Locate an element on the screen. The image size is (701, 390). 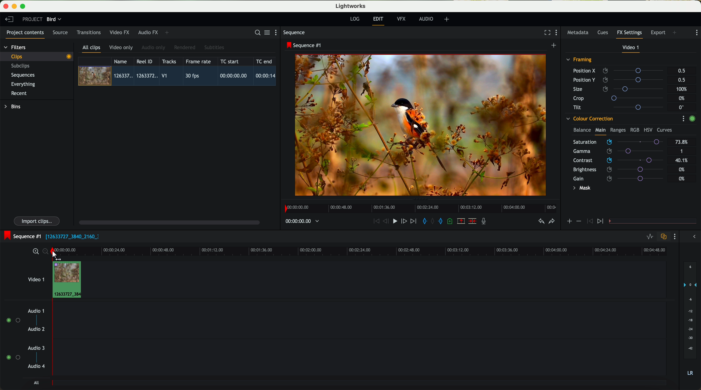
project contents is located at coordinates (25, 34).